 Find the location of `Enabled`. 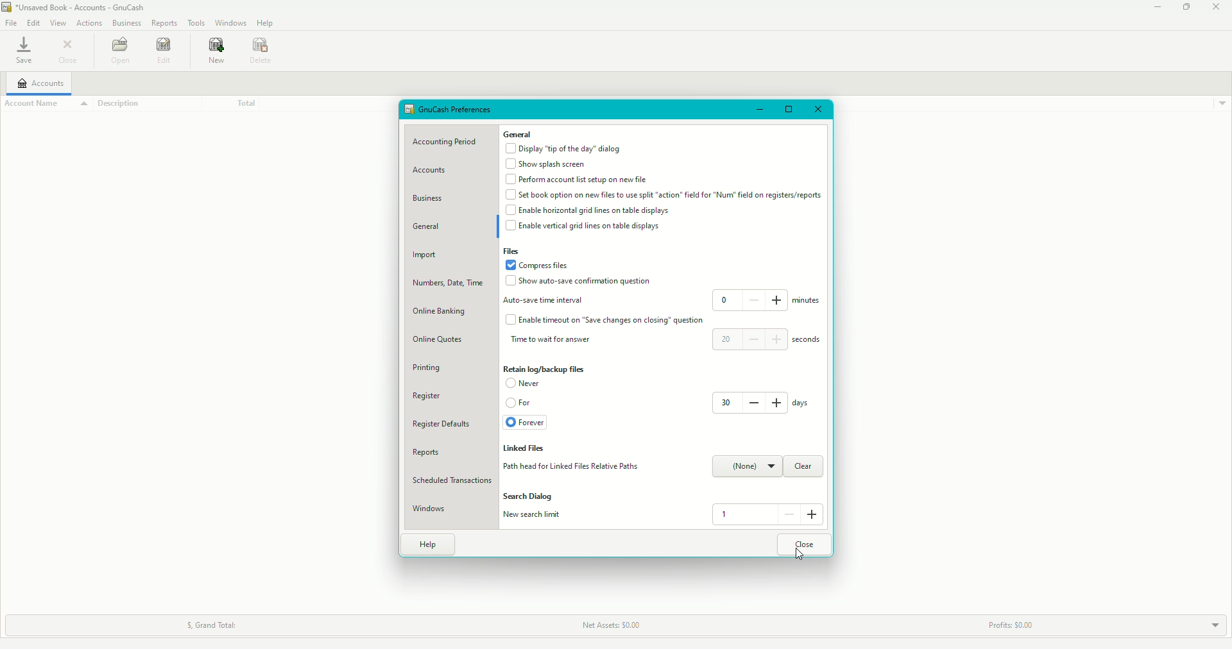

Enabled is located at coordinates (510, 421).